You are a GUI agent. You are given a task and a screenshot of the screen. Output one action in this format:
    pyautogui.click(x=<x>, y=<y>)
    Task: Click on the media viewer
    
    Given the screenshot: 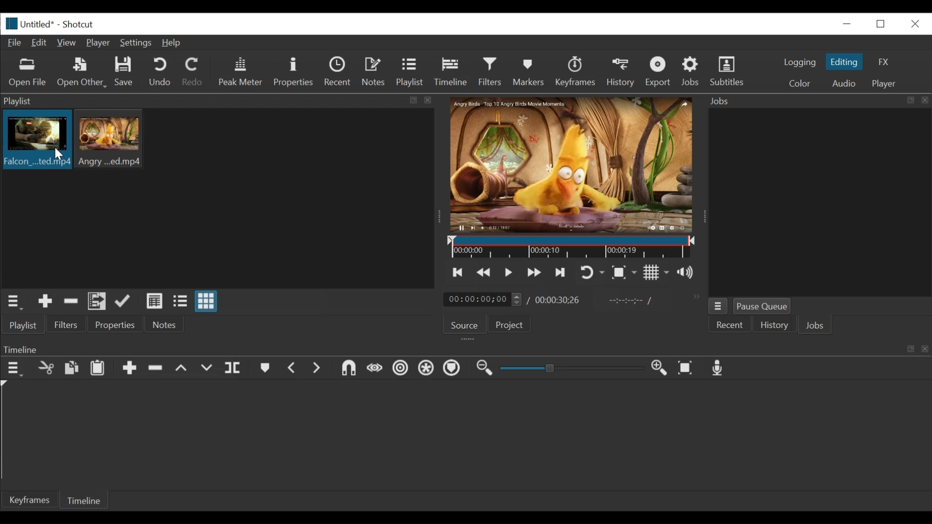 What is the action you would take?
    pyautogui.click(x=570, y=164)
    